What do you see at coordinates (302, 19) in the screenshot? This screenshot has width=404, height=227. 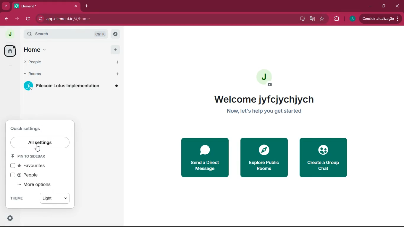 I see `desktop` at bounding box center [302, 19].